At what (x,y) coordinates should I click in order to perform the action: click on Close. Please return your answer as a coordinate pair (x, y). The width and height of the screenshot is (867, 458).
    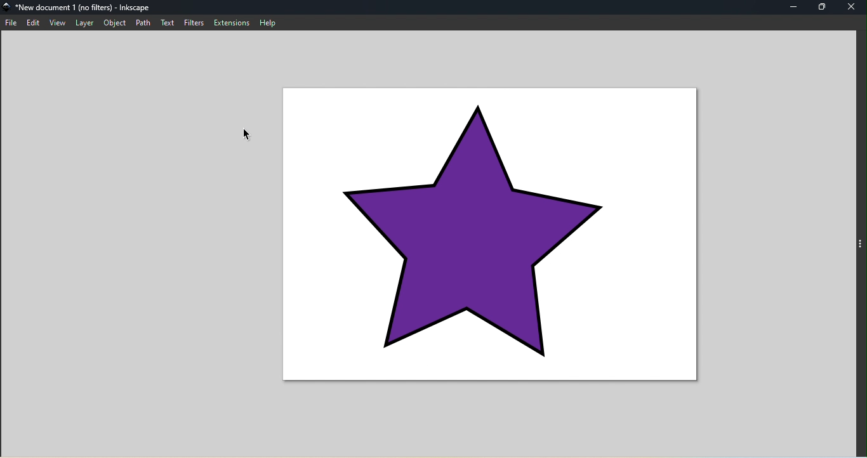
    Looking at the image, I should click on (854, 7).